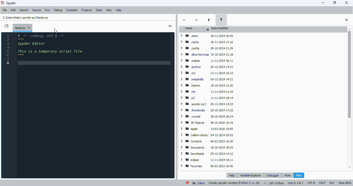 The width and height of the screenshot is (353, 186). What do you see at coordinates (7, 26) in the screenshot?
I see `browse tabs` at bounding box center [7, 26].